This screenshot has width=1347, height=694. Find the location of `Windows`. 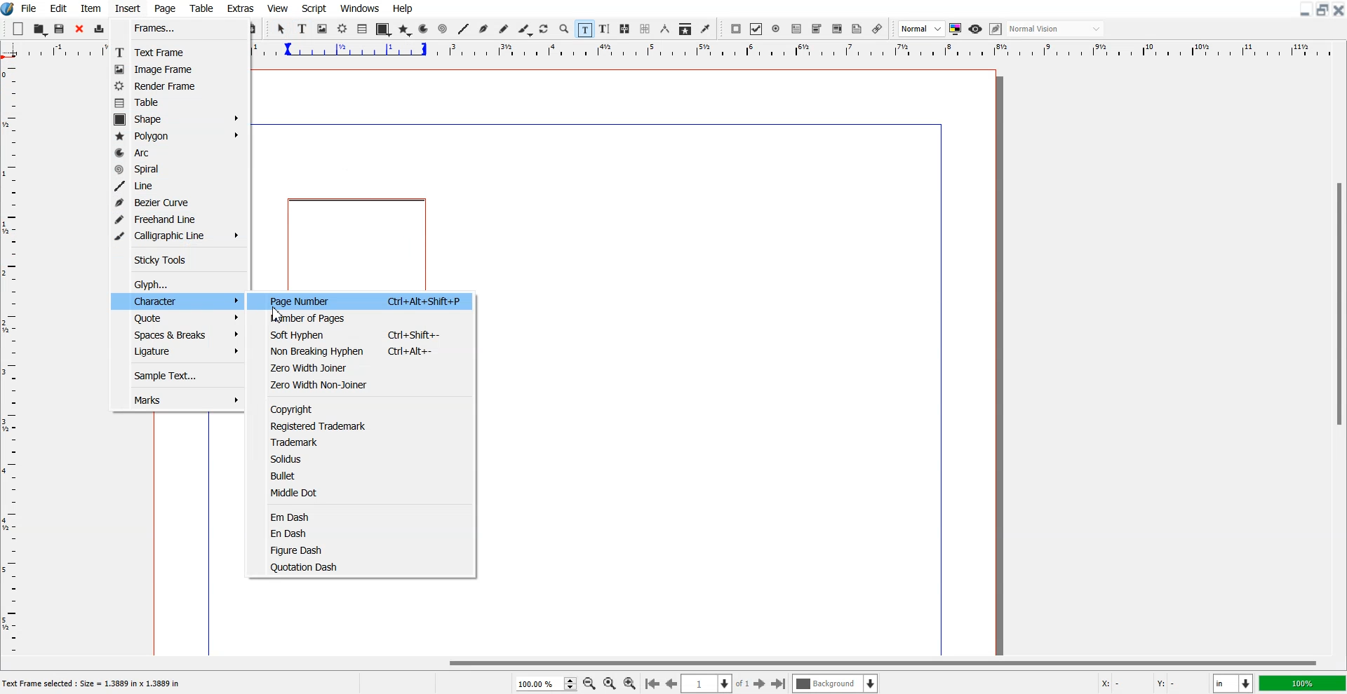

Windows is located at coordinates (361, 8).